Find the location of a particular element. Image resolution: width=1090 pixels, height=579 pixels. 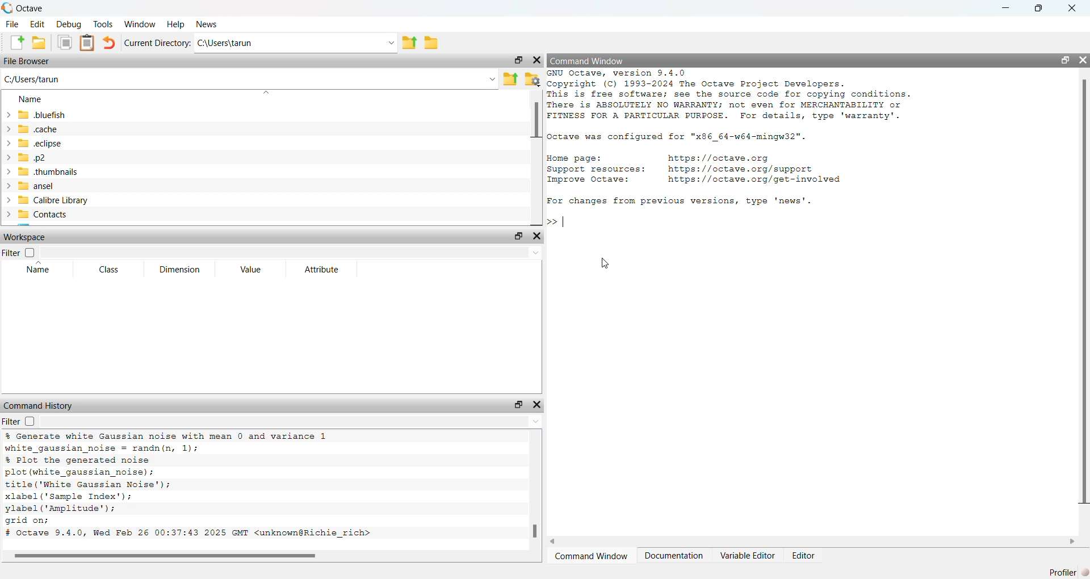

typing cursor is located at coordinates (561, 222).